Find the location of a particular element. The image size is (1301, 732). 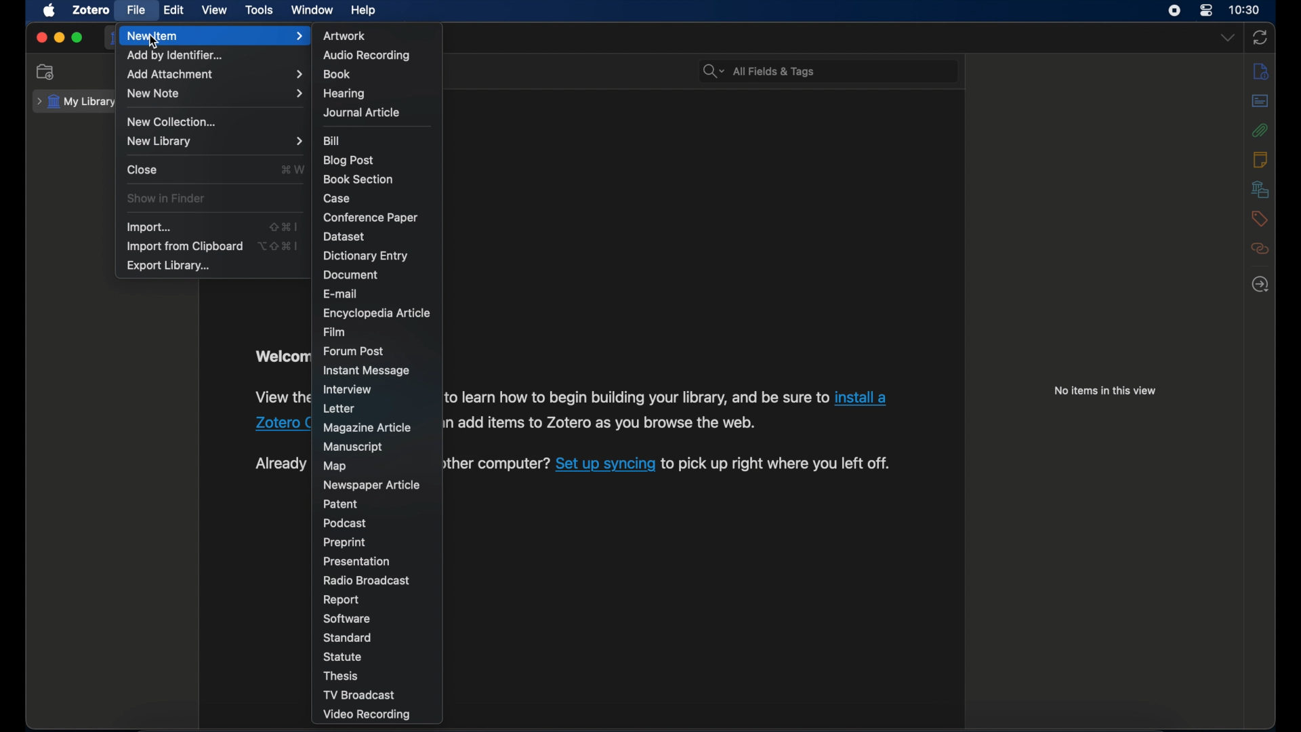

notes is located at coordinates (1262, 70).